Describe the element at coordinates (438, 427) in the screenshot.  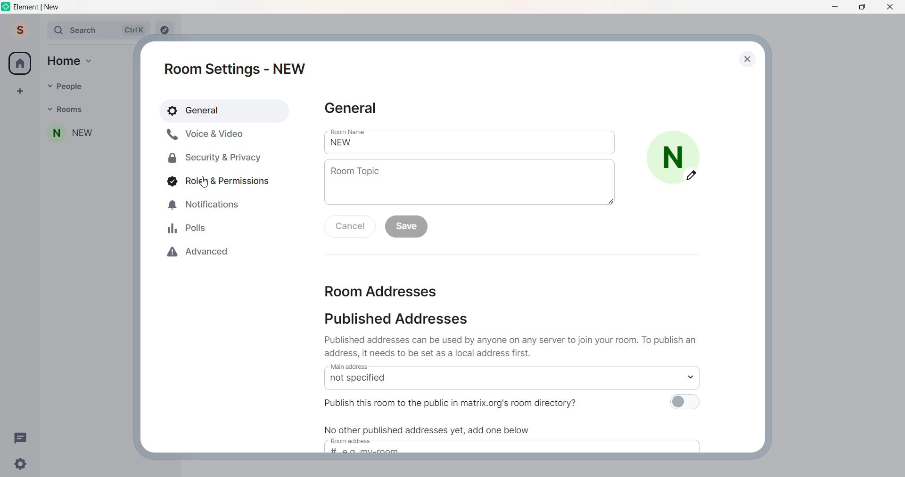
I see `text` at that location.